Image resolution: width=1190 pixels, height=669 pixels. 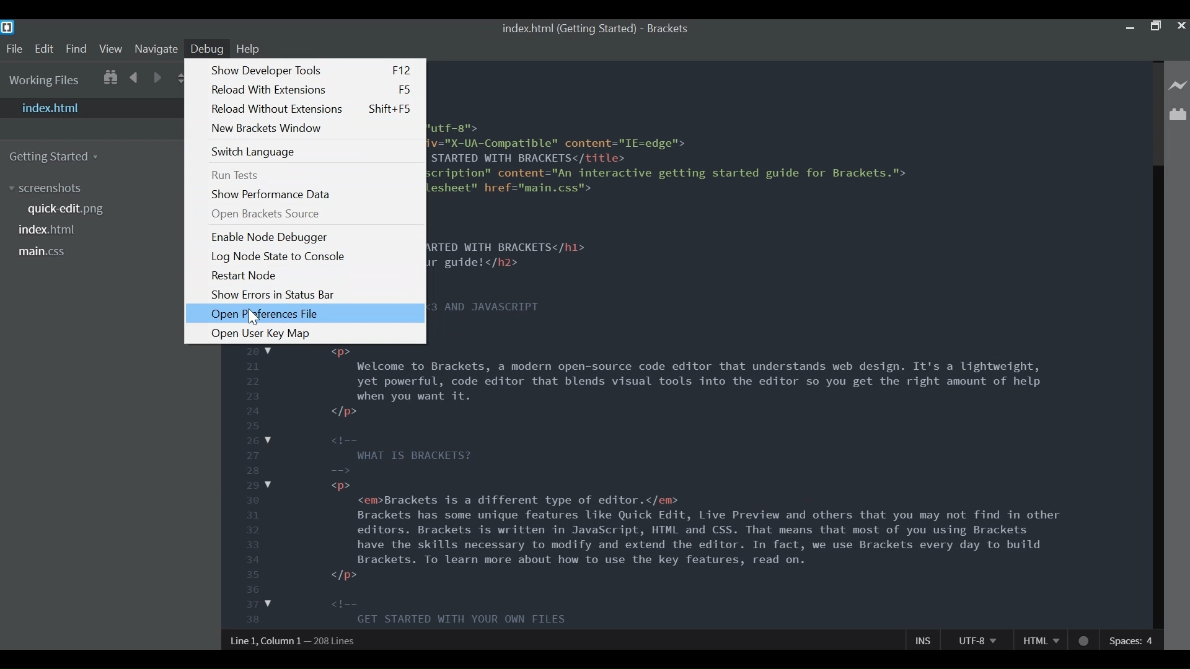 What do you see at coordinates (280, 257) in the screenshot?
I see `Log Node State to Console` at bounding box center [280, 257].